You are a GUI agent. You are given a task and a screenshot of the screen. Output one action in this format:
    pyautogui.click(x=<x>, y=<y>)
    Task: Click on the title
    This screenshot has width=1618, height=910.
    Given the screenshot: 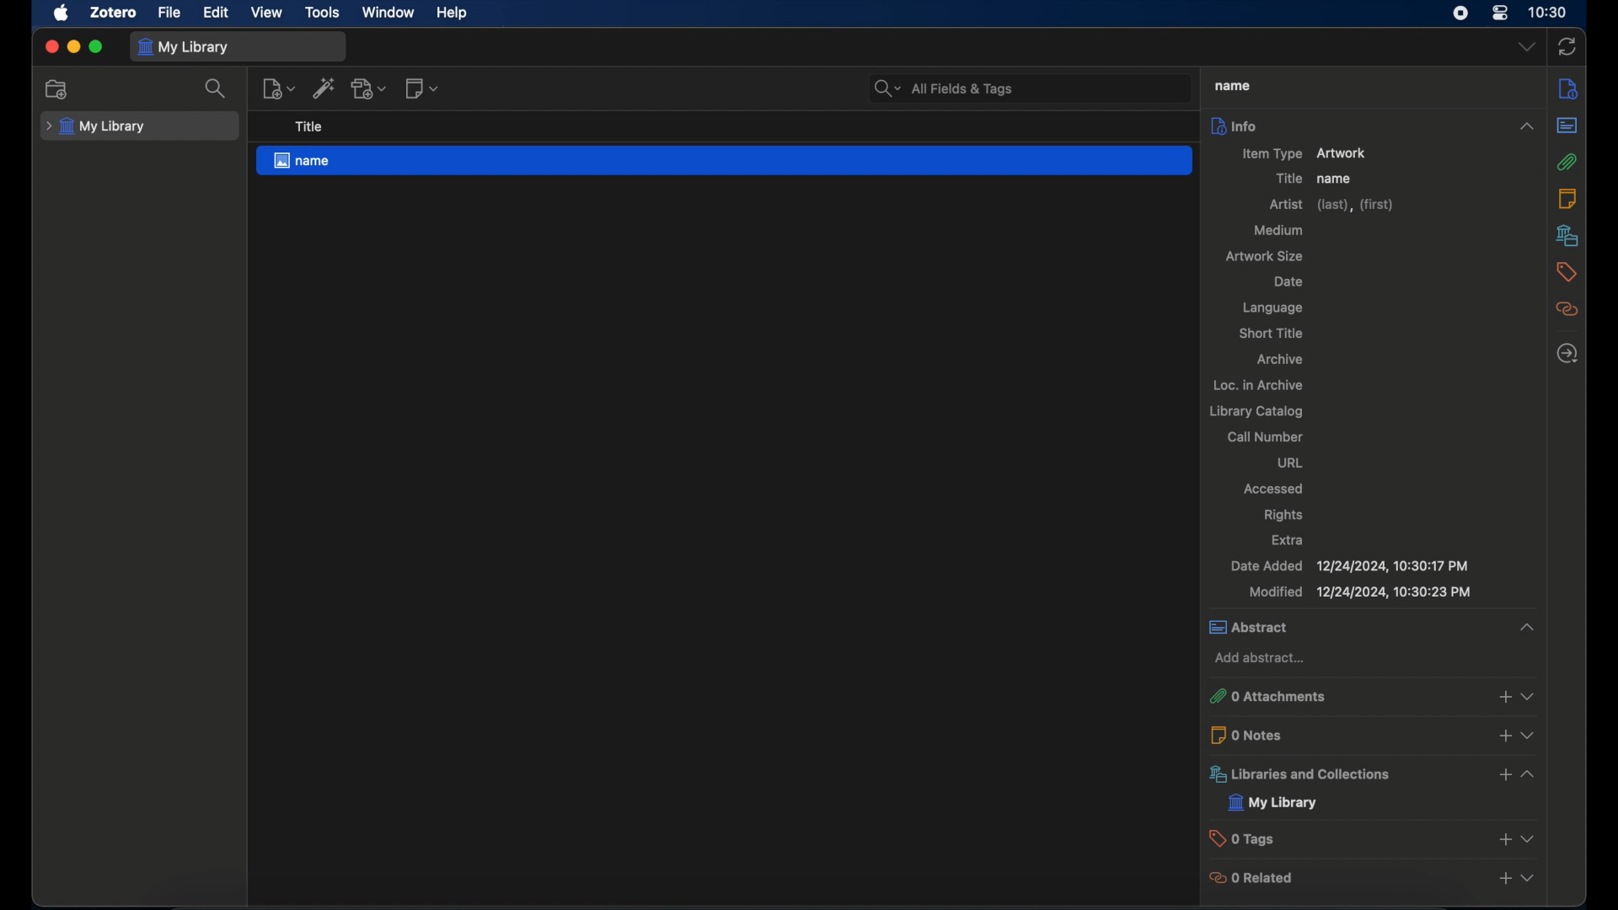 What is the action you would take?
    pyautogui.click(x=308, y=127)
    